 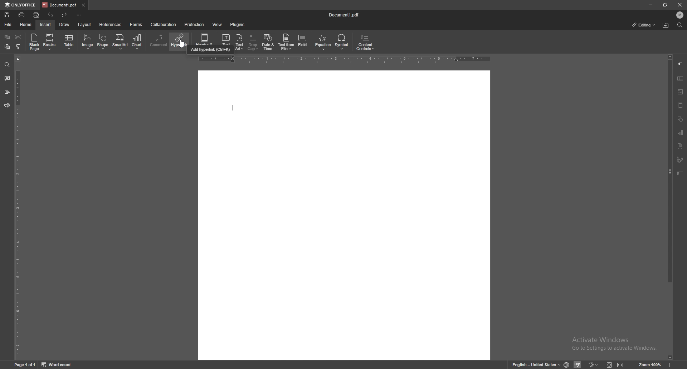 I want to click on zoom out, so click(x=632, y=364).